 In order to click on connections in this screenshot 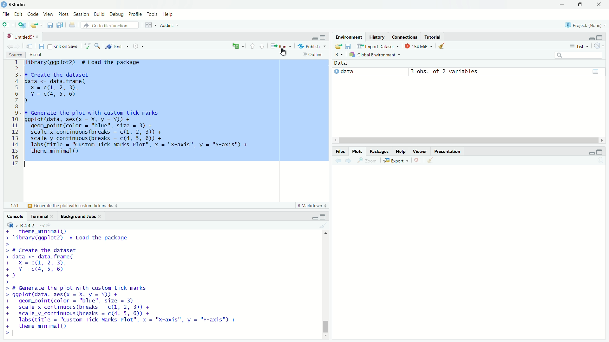, I will do `click(404, 37)`.